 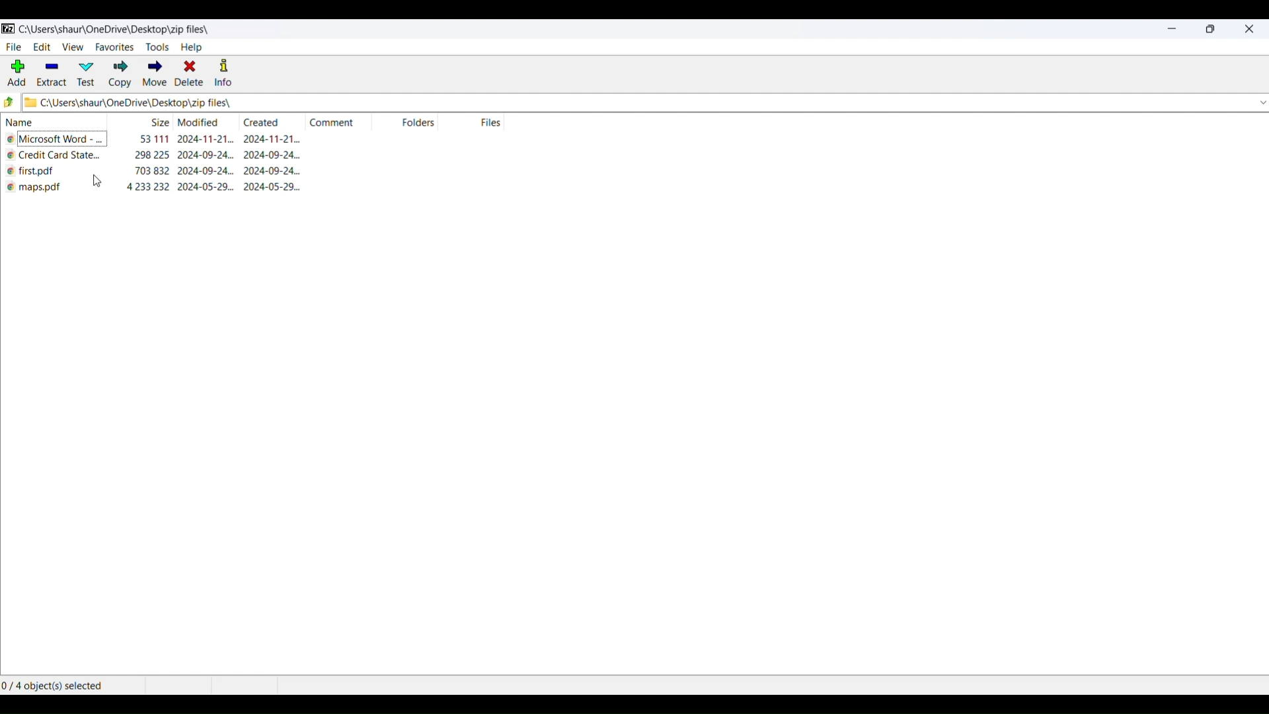 What do you see at coordinates (208, 139) in the screenshot?
I see `file modification date` at bounding box center [208, 139].